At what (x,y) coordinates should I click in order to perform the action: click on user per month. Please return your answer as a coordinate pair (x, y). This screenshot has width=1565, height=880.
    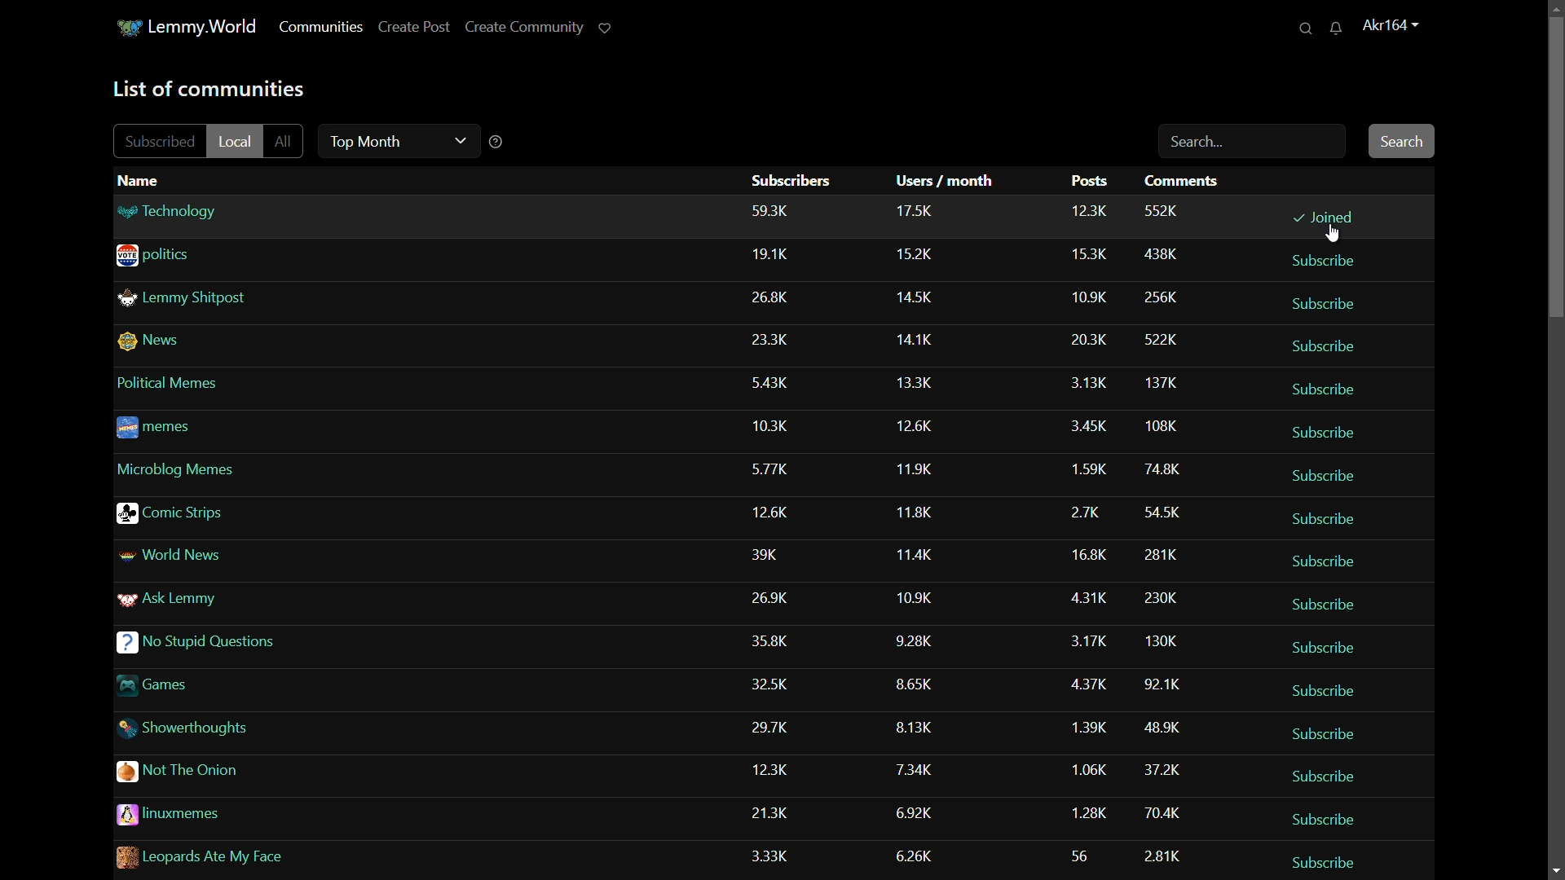
    Looking at the image, I should click on (919, 423).